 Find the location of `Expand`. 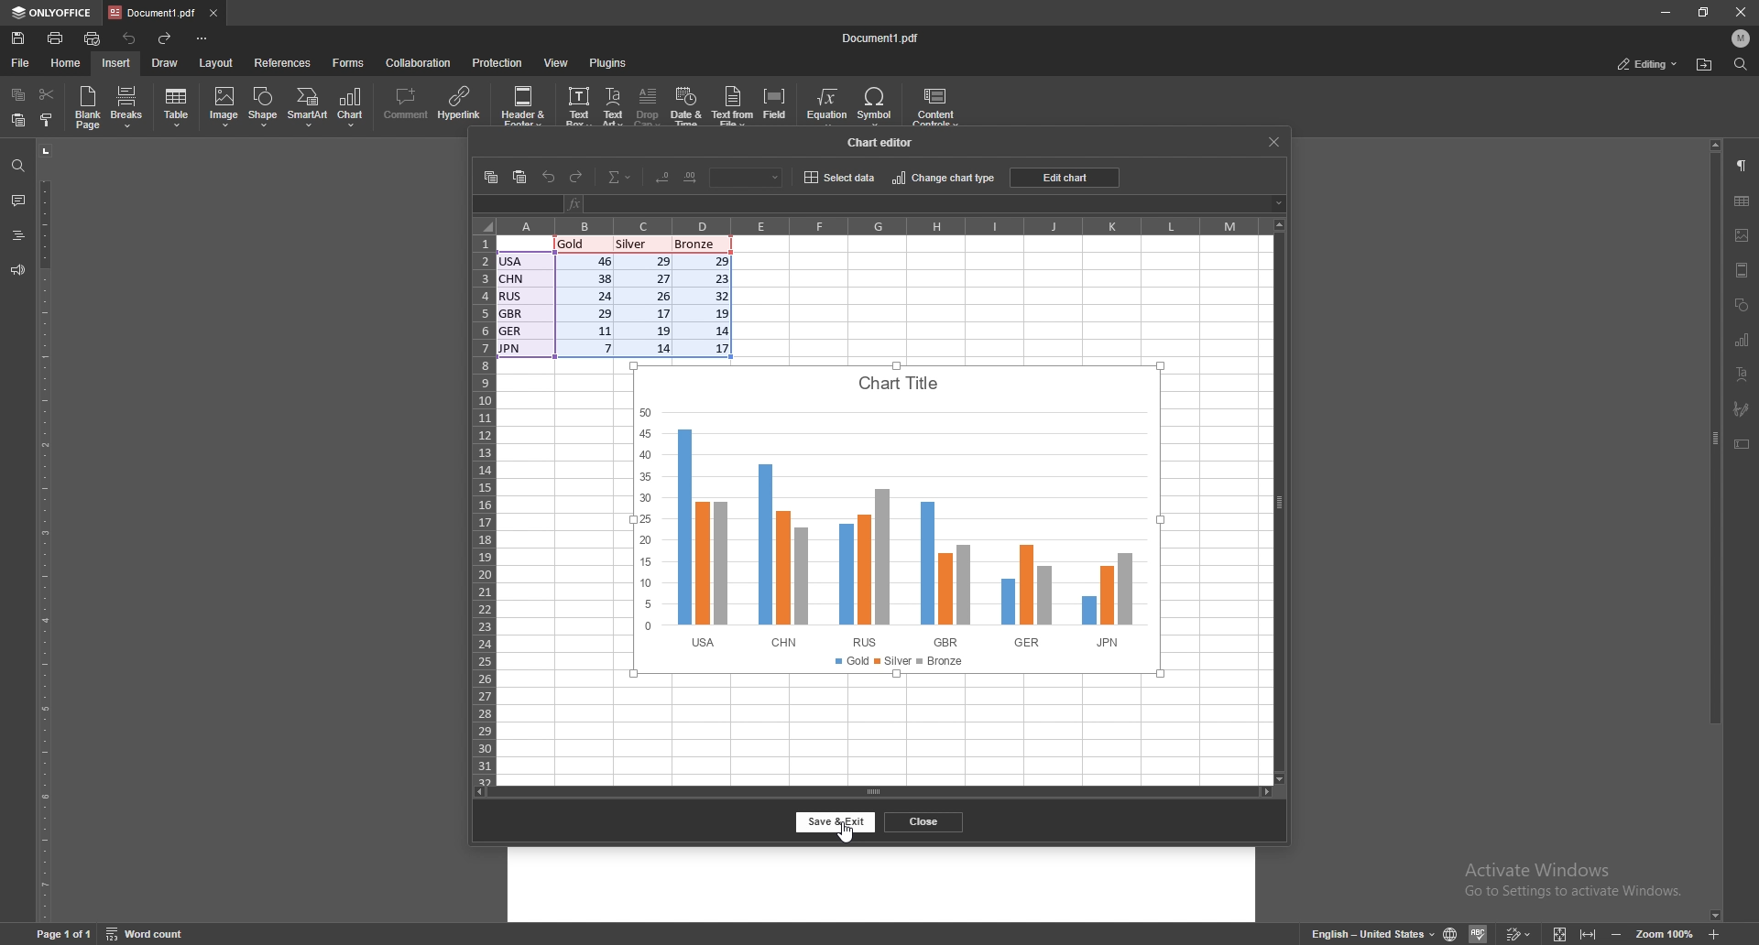

Expand is located at coordinates (1588, 935).